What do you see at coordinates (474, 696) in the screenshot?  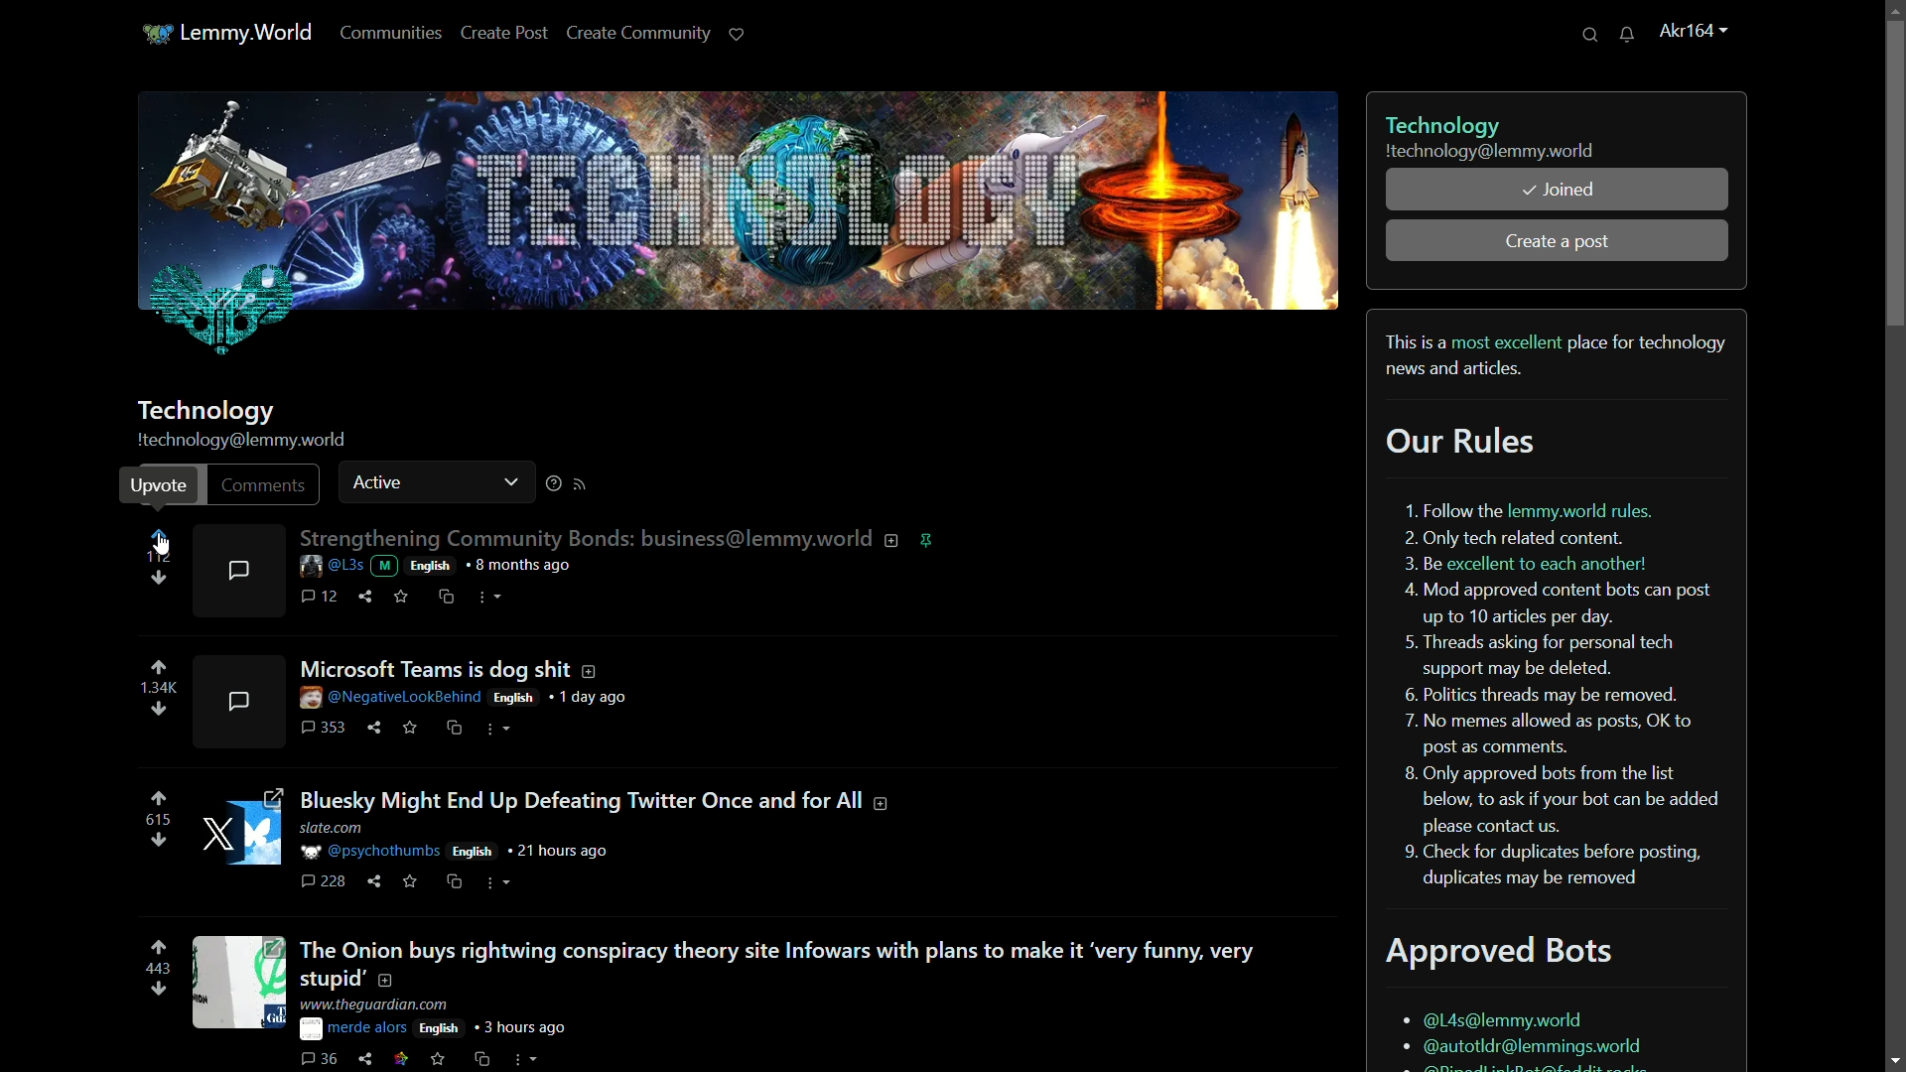 I see `post details` at bounding box center [474, 696].